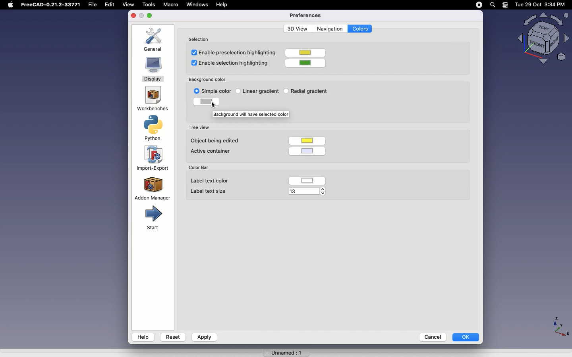  Describe the element at coordinates (309, 92) in the screenshot. I see `Radial gradient` at that location.